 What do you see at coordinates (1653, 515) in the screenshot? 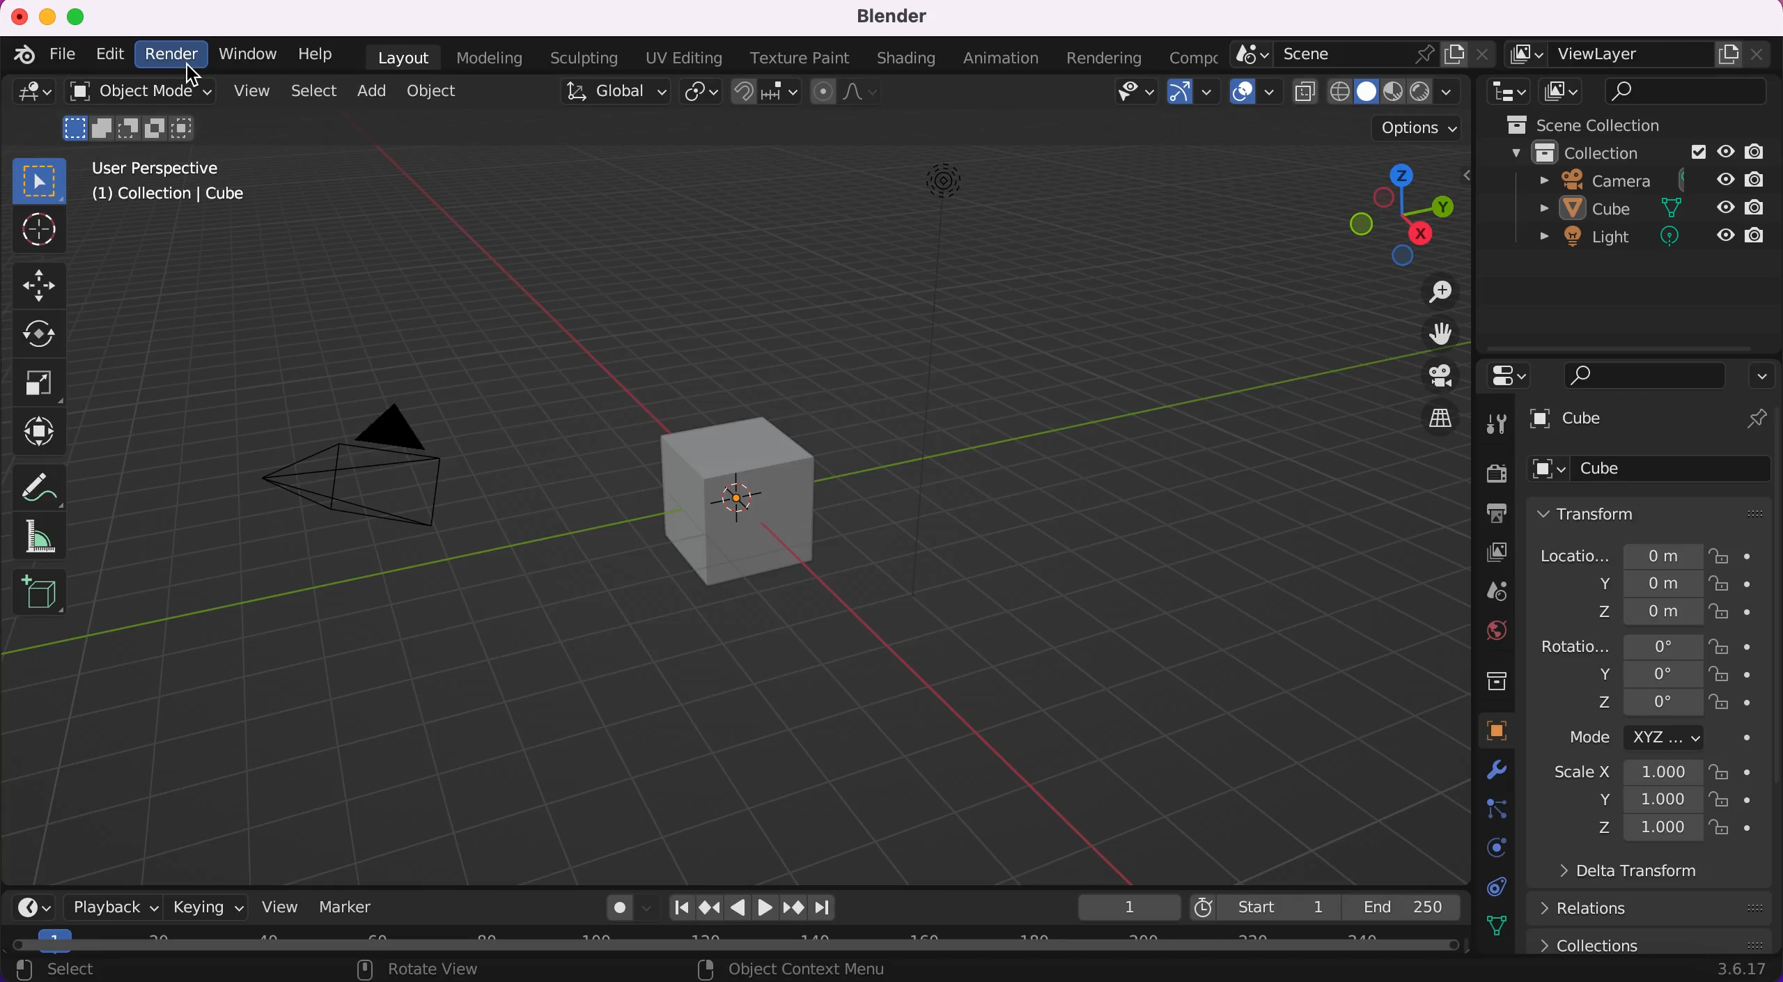
I see `transform` at bounding box center [1653, 515].